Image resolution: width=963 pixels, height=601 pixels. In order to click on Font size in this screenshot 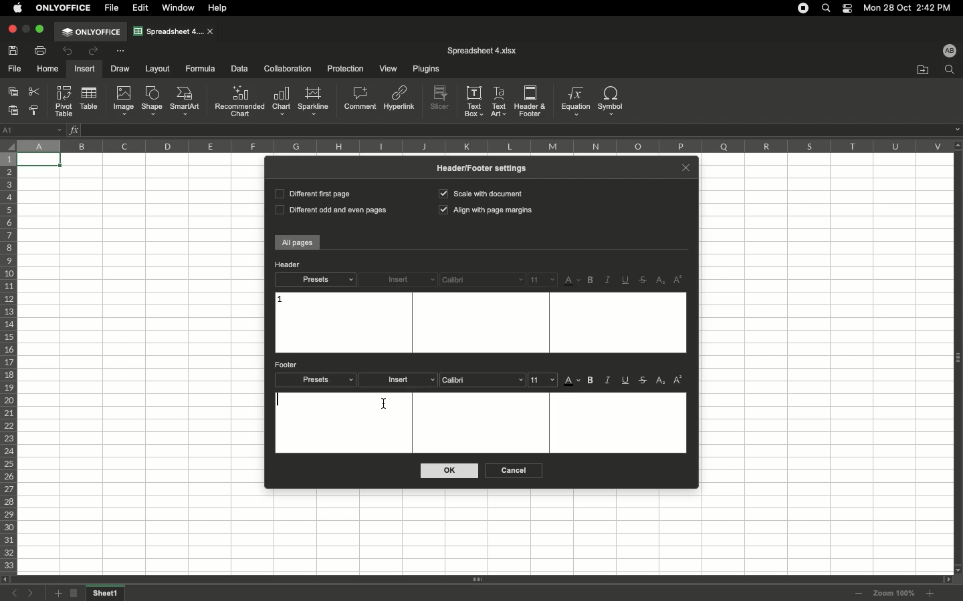, I will do `click(543, 279)`.